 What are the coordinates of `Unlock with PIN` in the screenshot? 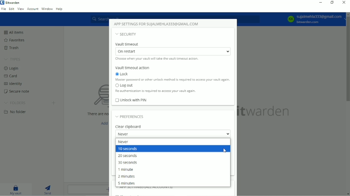 It's located at (131, 101).